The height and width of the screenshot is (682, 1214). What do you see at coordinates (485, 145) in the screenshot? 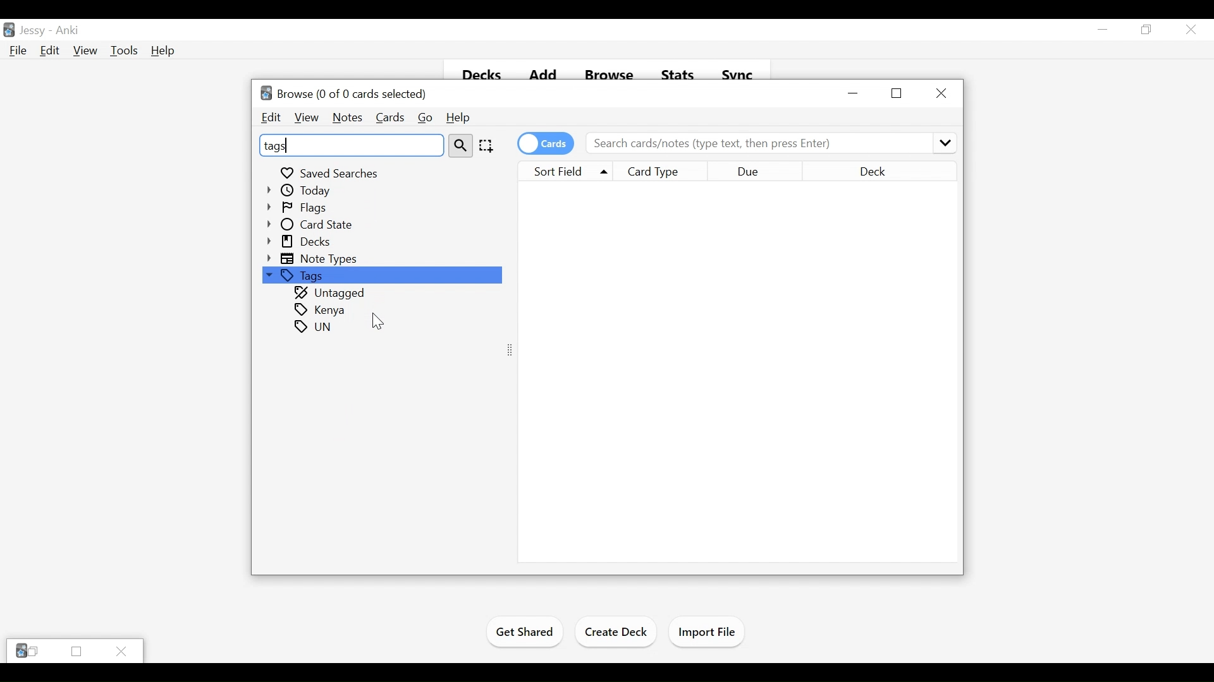
I see `Selection Tool` at bounding box center [485, 145].